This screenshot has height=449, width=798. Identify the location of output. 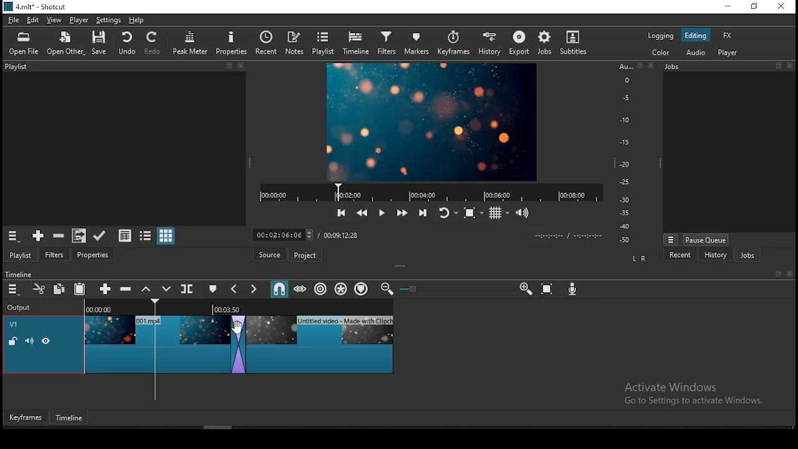
(21, 308).